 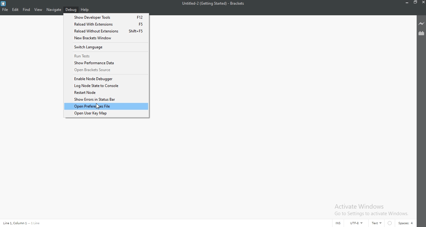 What do you see at coordinates (407, 2) in the screenshot?
I see `minimize` at bounding box center [407, 2].